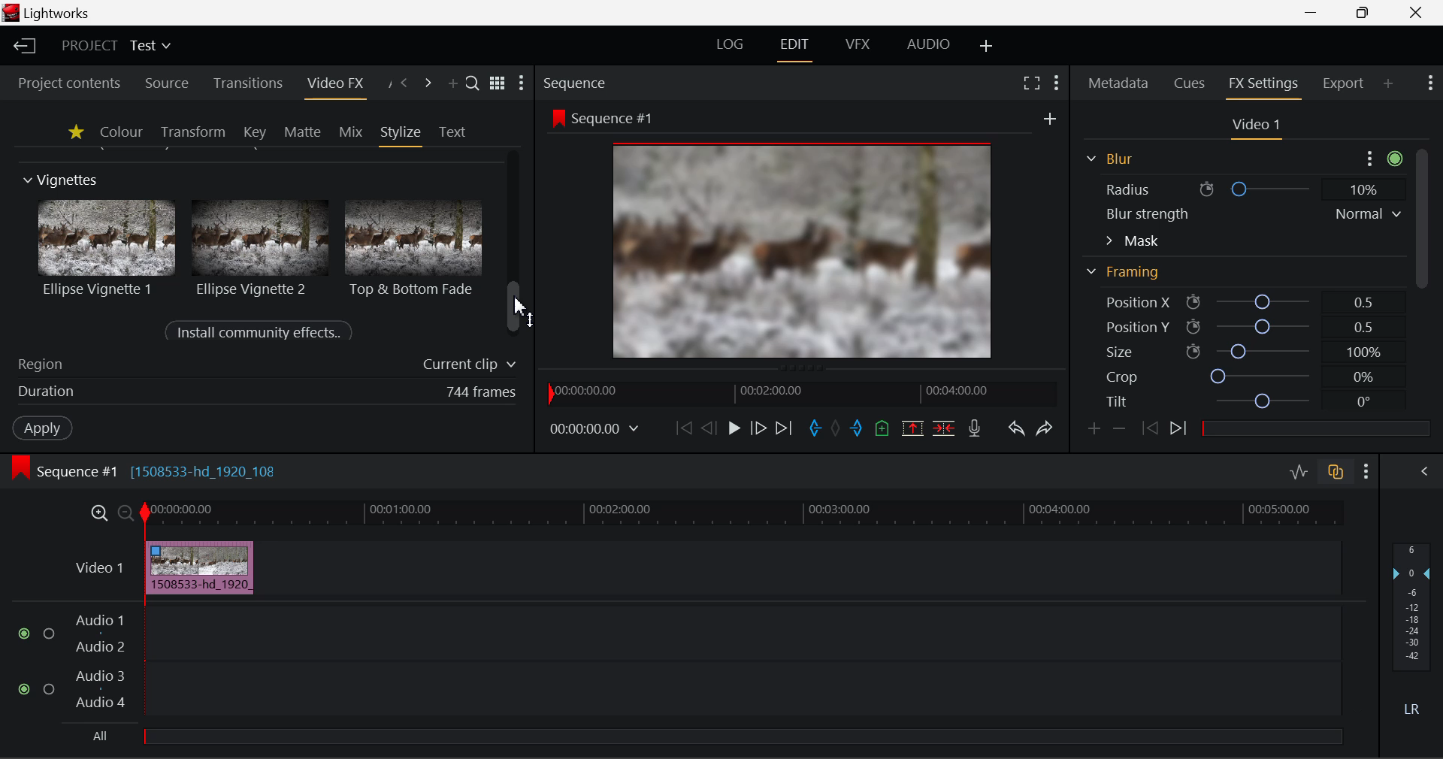 The image size is (1443, 759). I want to click on Transitions, so click(247, 84).